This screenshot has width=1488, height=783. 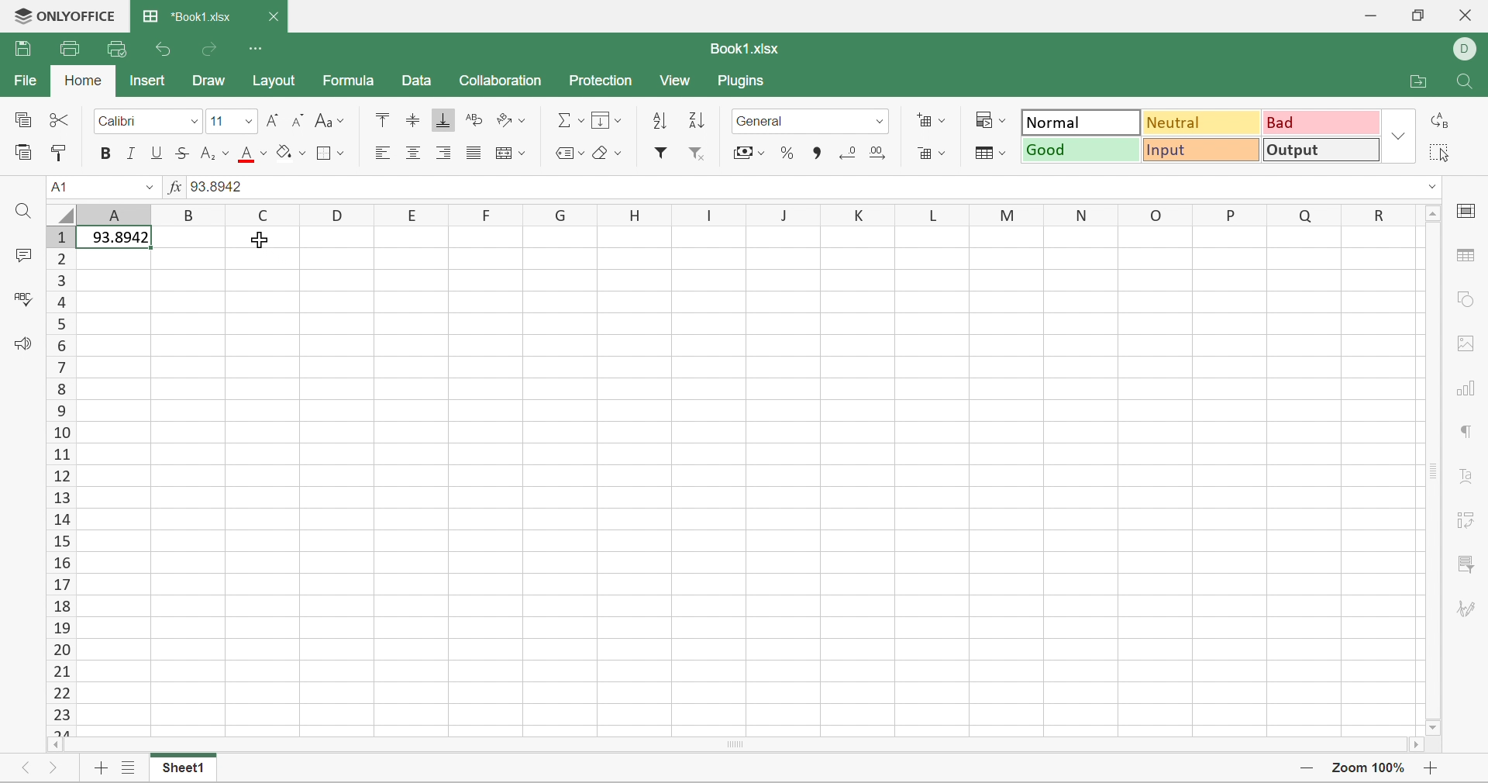 What do you see at coordinates (1417, 83) in the screenshot?
I see `Open file location` at bounding box center [1417, 83].